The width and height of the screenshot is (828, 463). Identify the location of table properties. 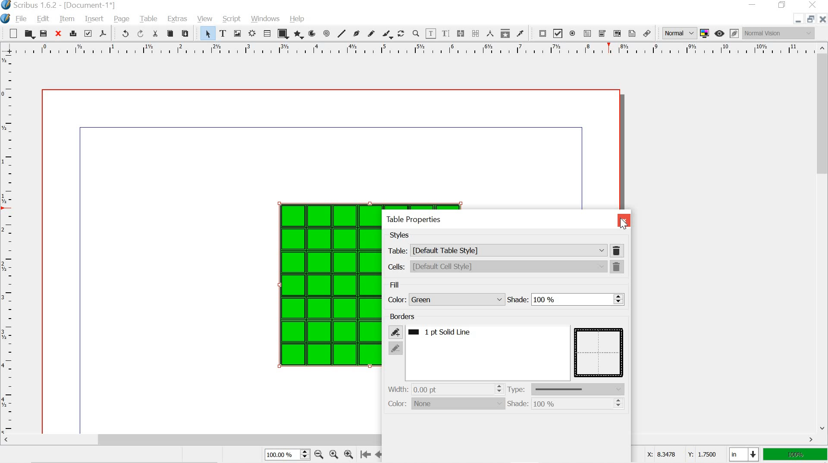
(412, 220).